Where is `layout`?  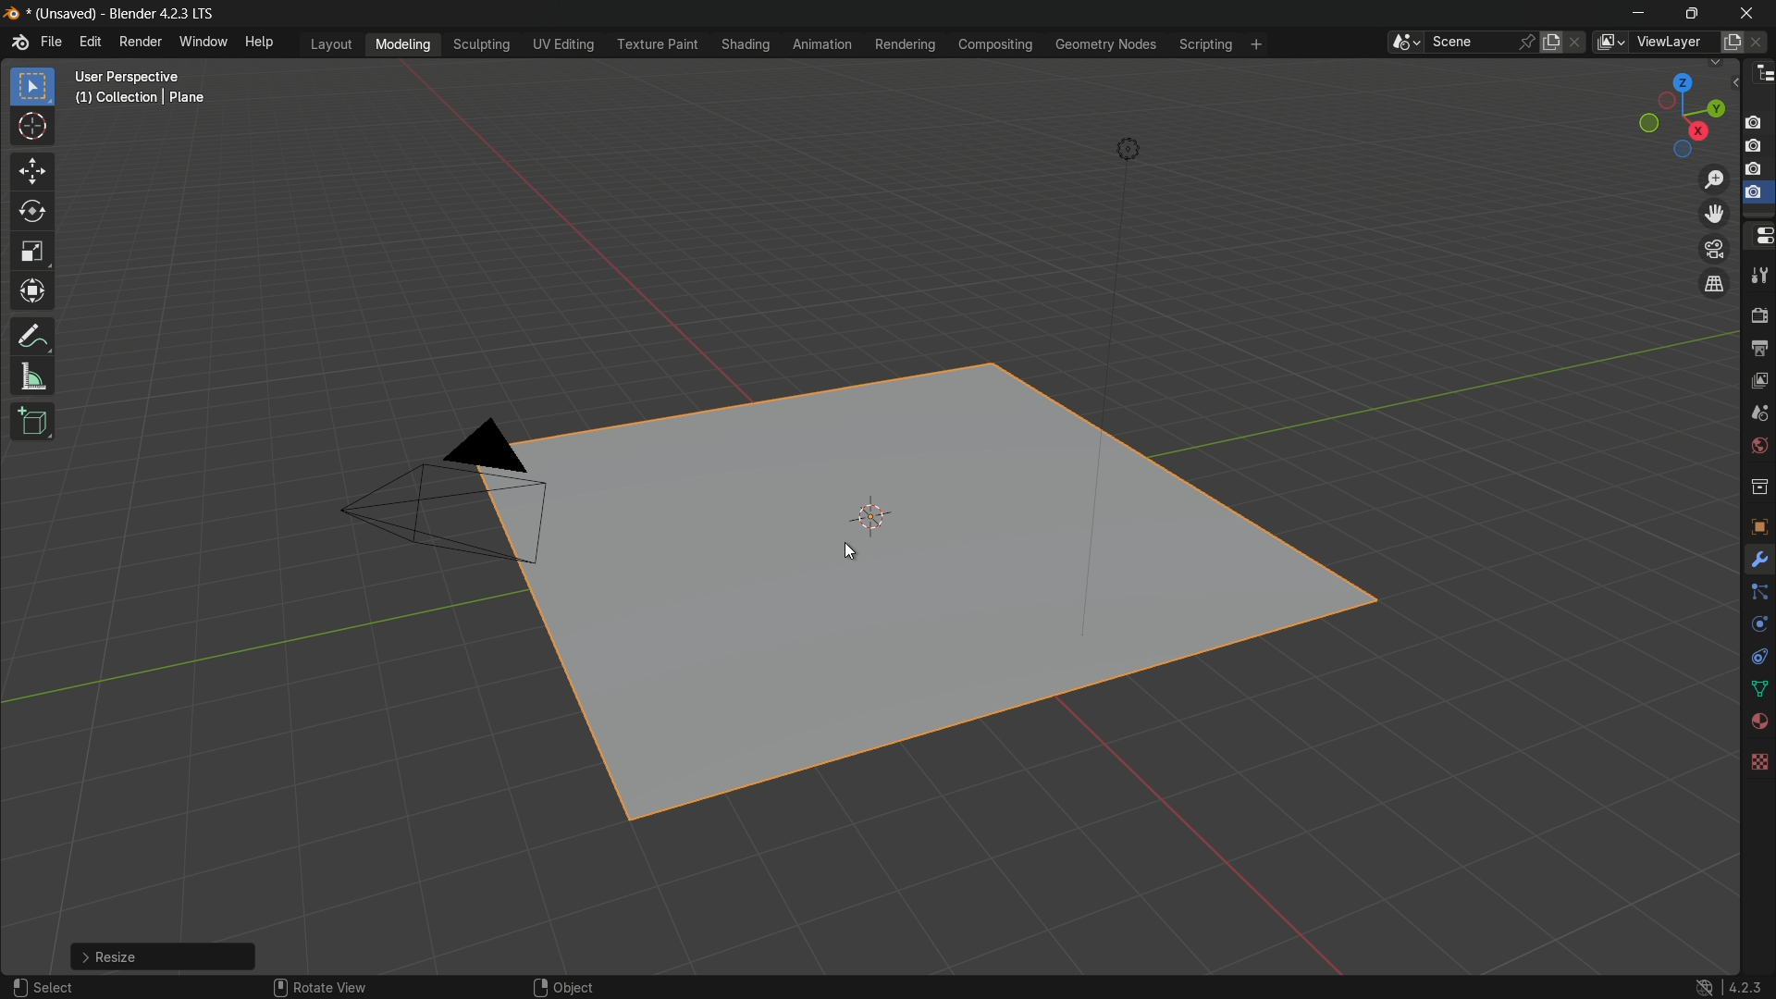 layout is located at coordinates (335, 43).